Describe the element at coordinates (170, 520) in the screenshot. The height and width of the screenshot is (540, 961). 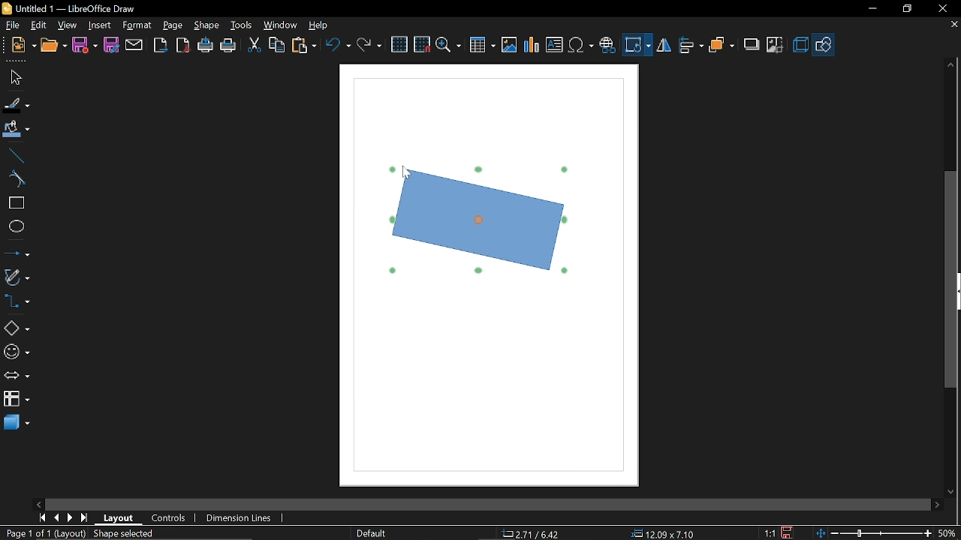
I see `controls` at that location.